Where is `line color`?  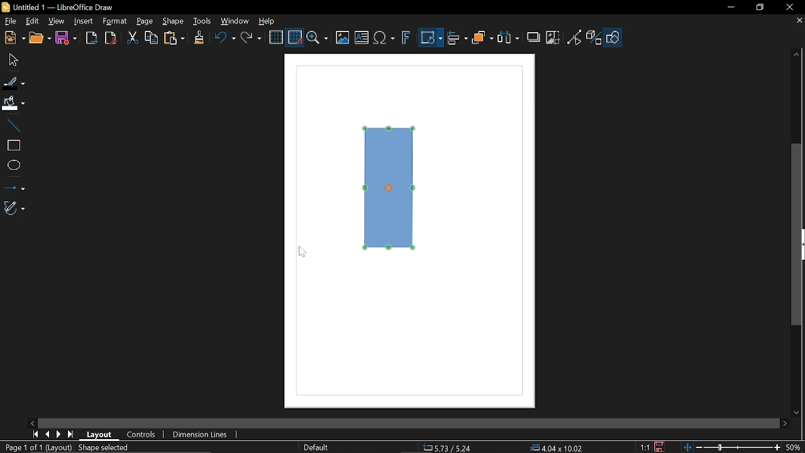 line color is located at coordinates (13, 81).